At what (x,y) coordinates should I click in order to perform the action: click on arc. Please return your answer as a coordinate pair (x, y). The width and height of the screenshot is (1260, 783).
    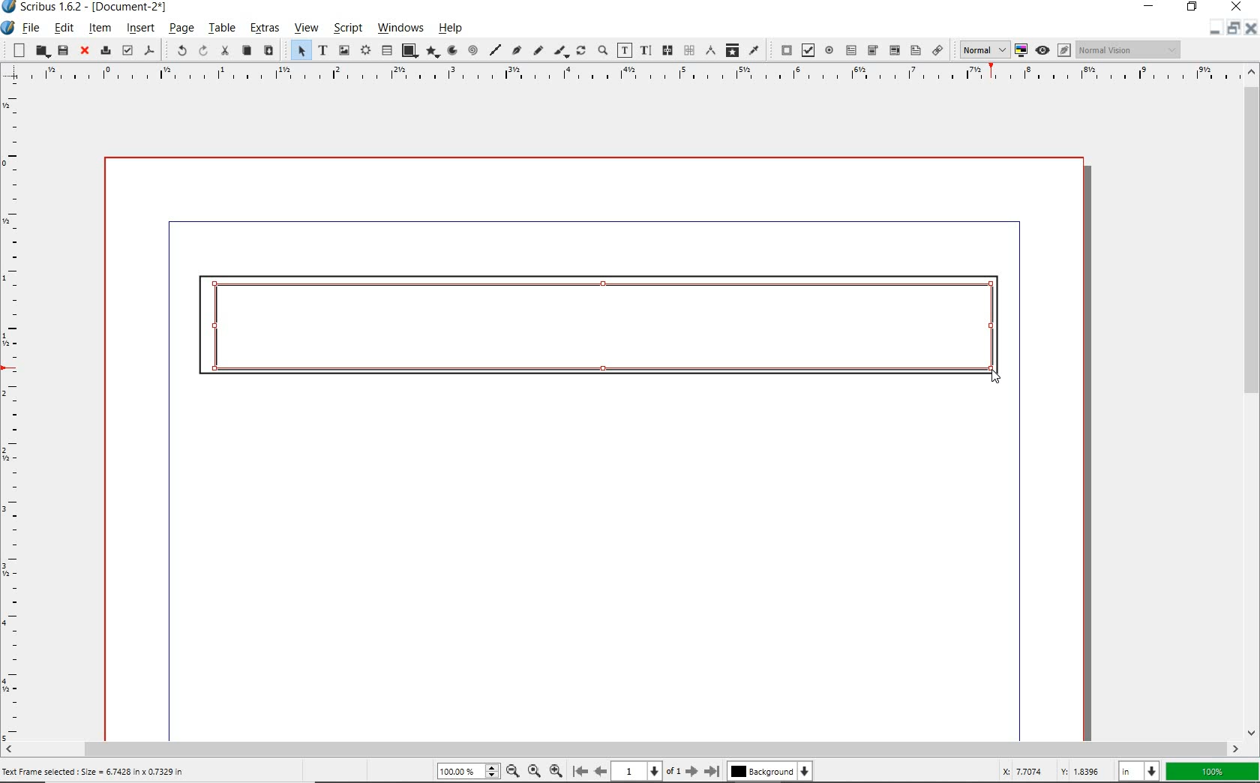
    Looking at the image, I should click on (451, 50).